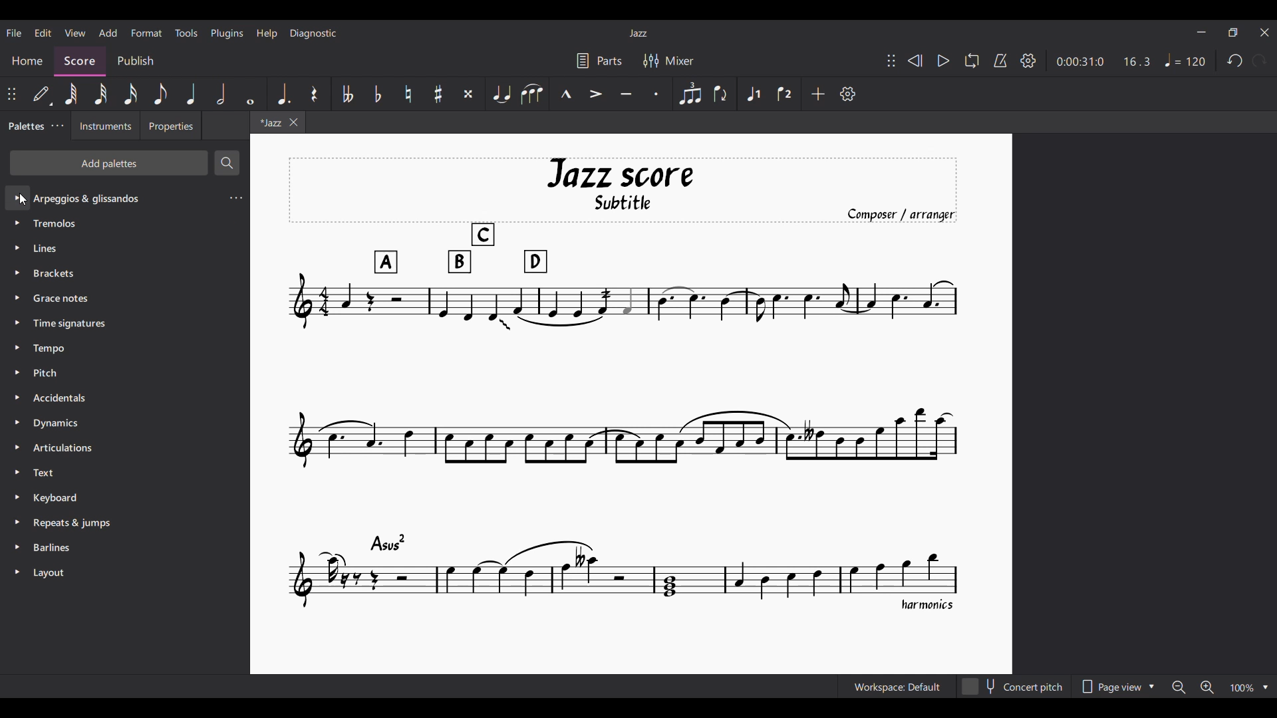 The width and height of the screenshot is (1277, 718). Describe the element at coordinates (53, 546) in the screenshot. I see `Barlines` at that location.